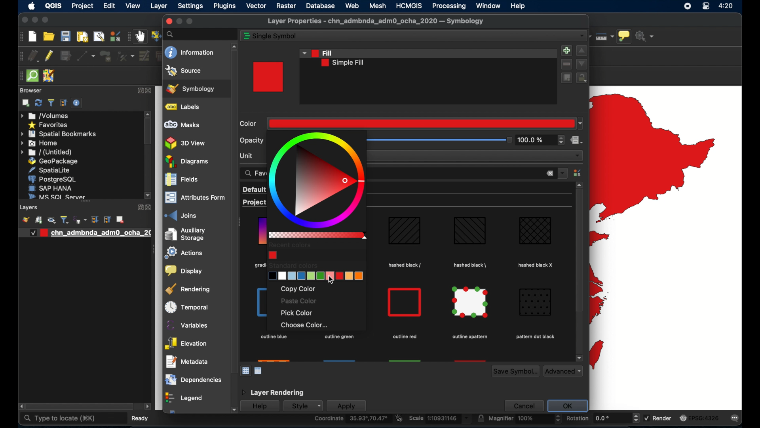 This screenshot has width=760, height=428. Describe the element at coordinates (286, 7) in the screenshot. I see `raster` at that location.